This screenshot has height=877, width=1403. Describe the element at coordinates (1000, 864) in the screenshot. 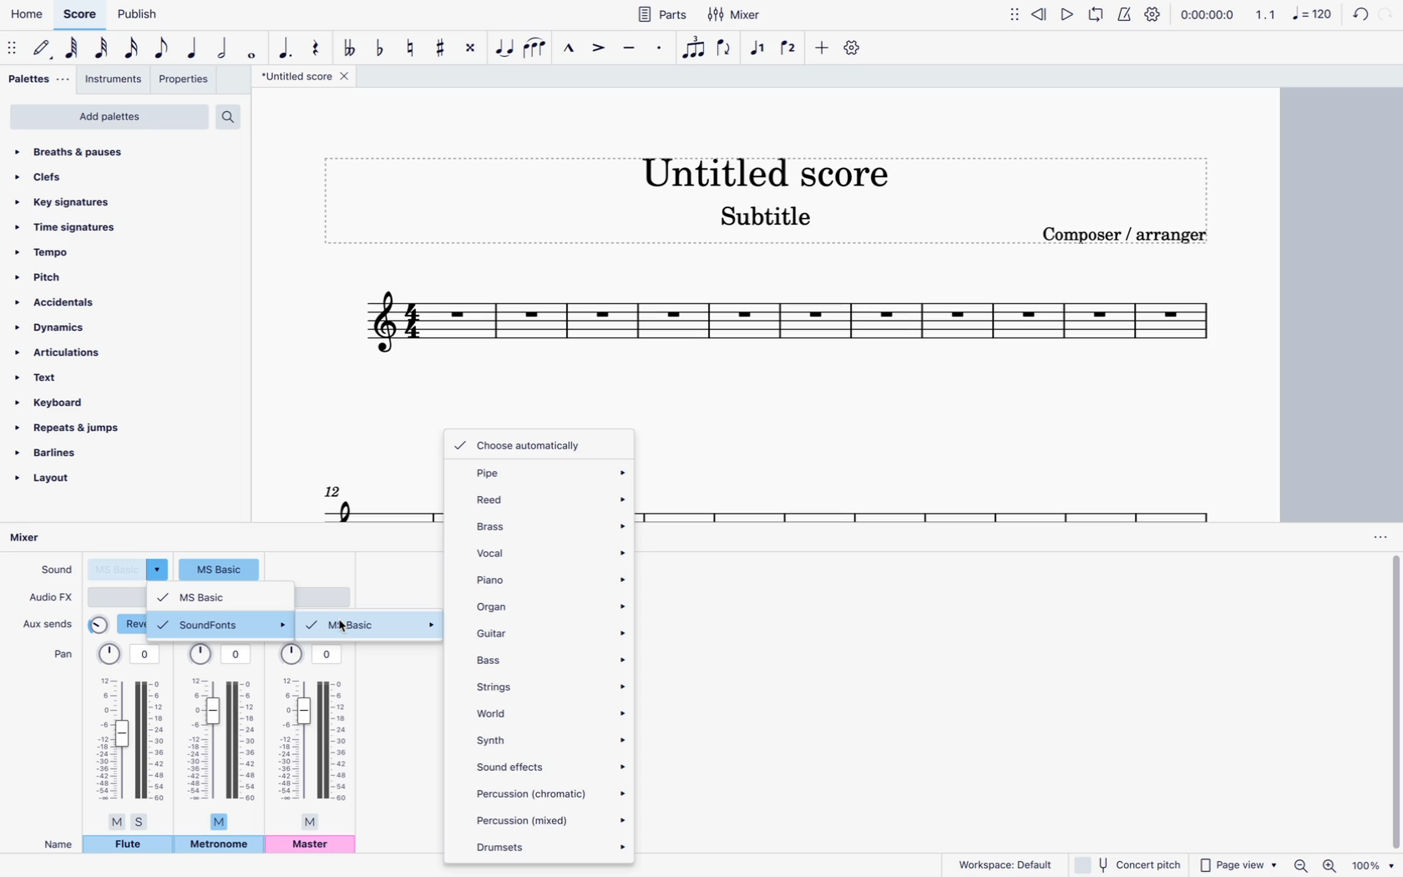

I see `workspace` at that location.